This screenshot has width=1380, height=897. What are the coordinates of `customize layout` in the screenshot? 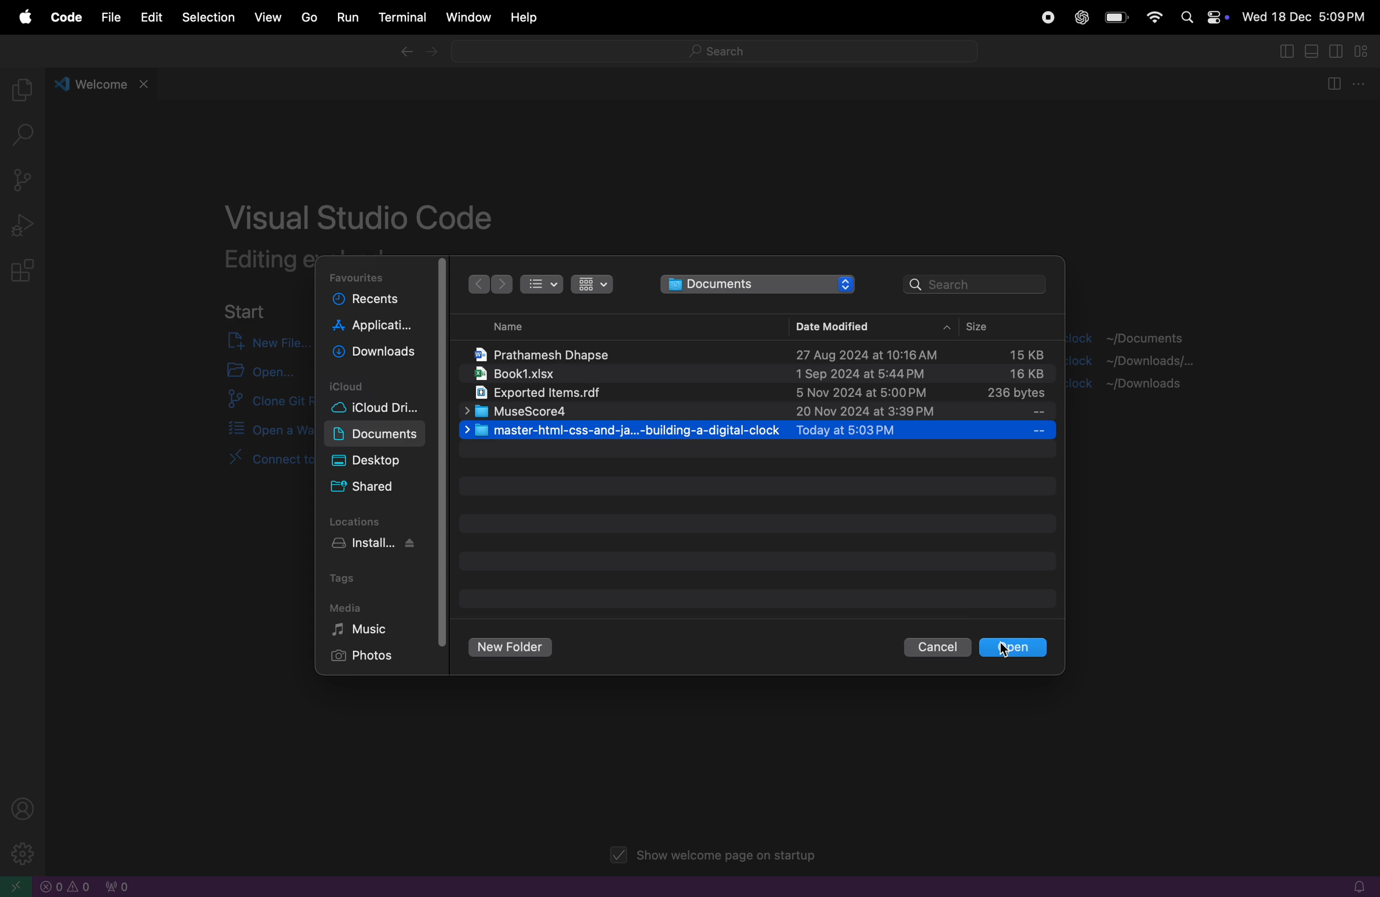 It's located at (1366, 52).